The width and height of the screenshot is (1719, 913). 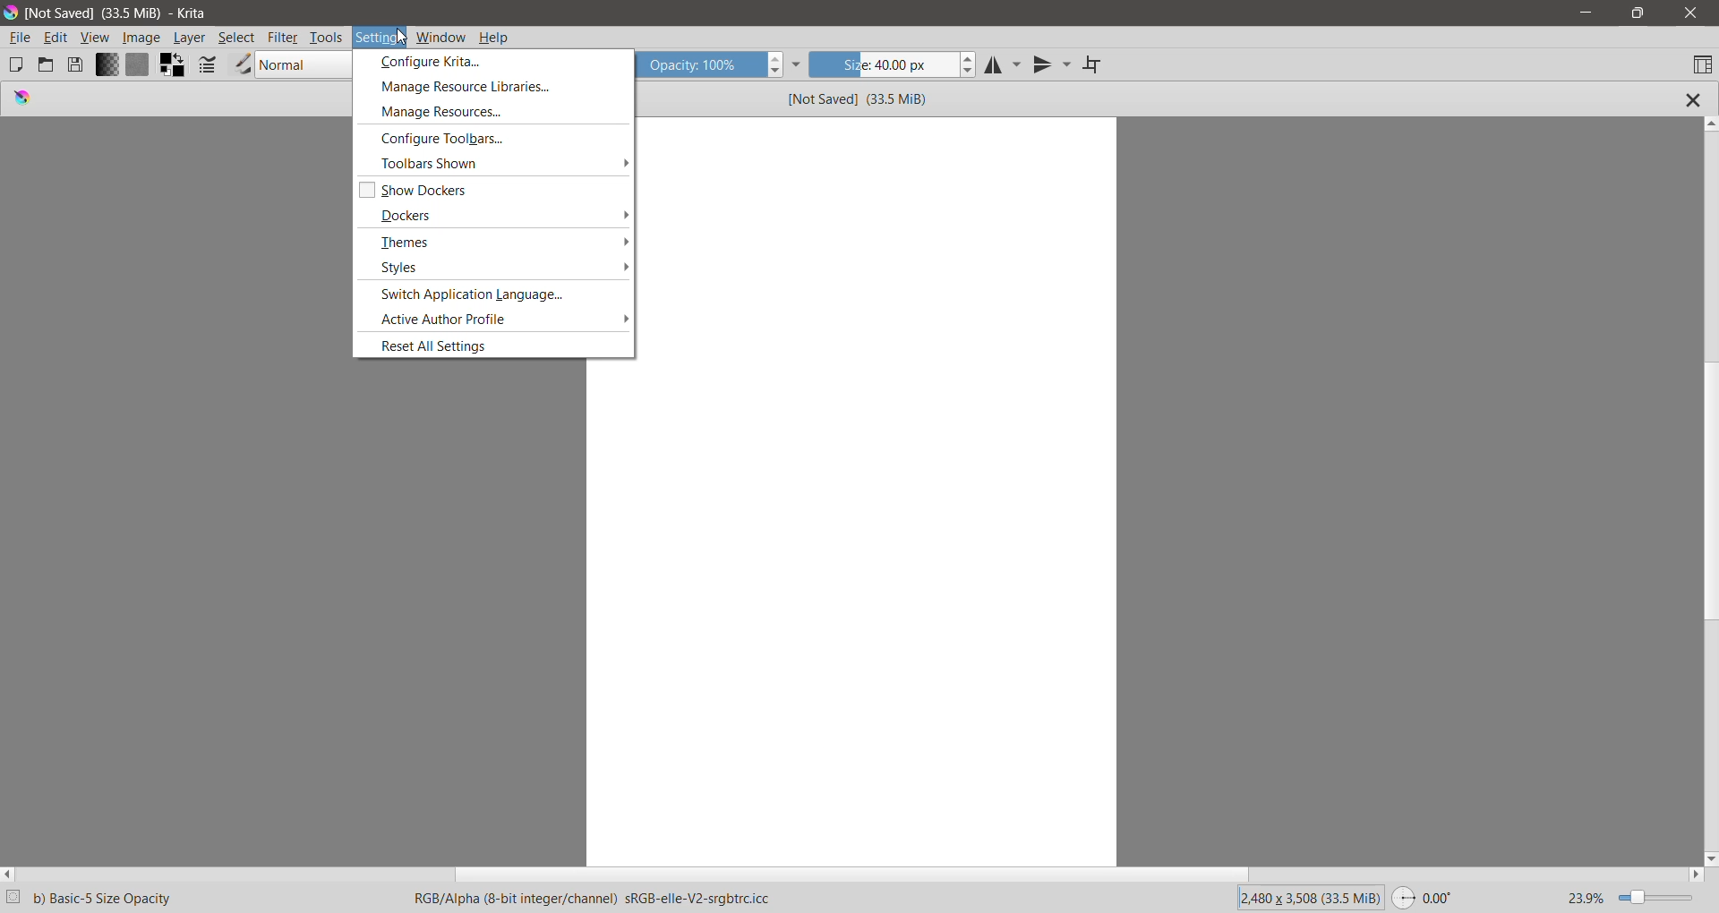 What do you see at coordinates (309, 64) in the screenshot?
I see `Blending Mode` at bounding box center [309, 64].